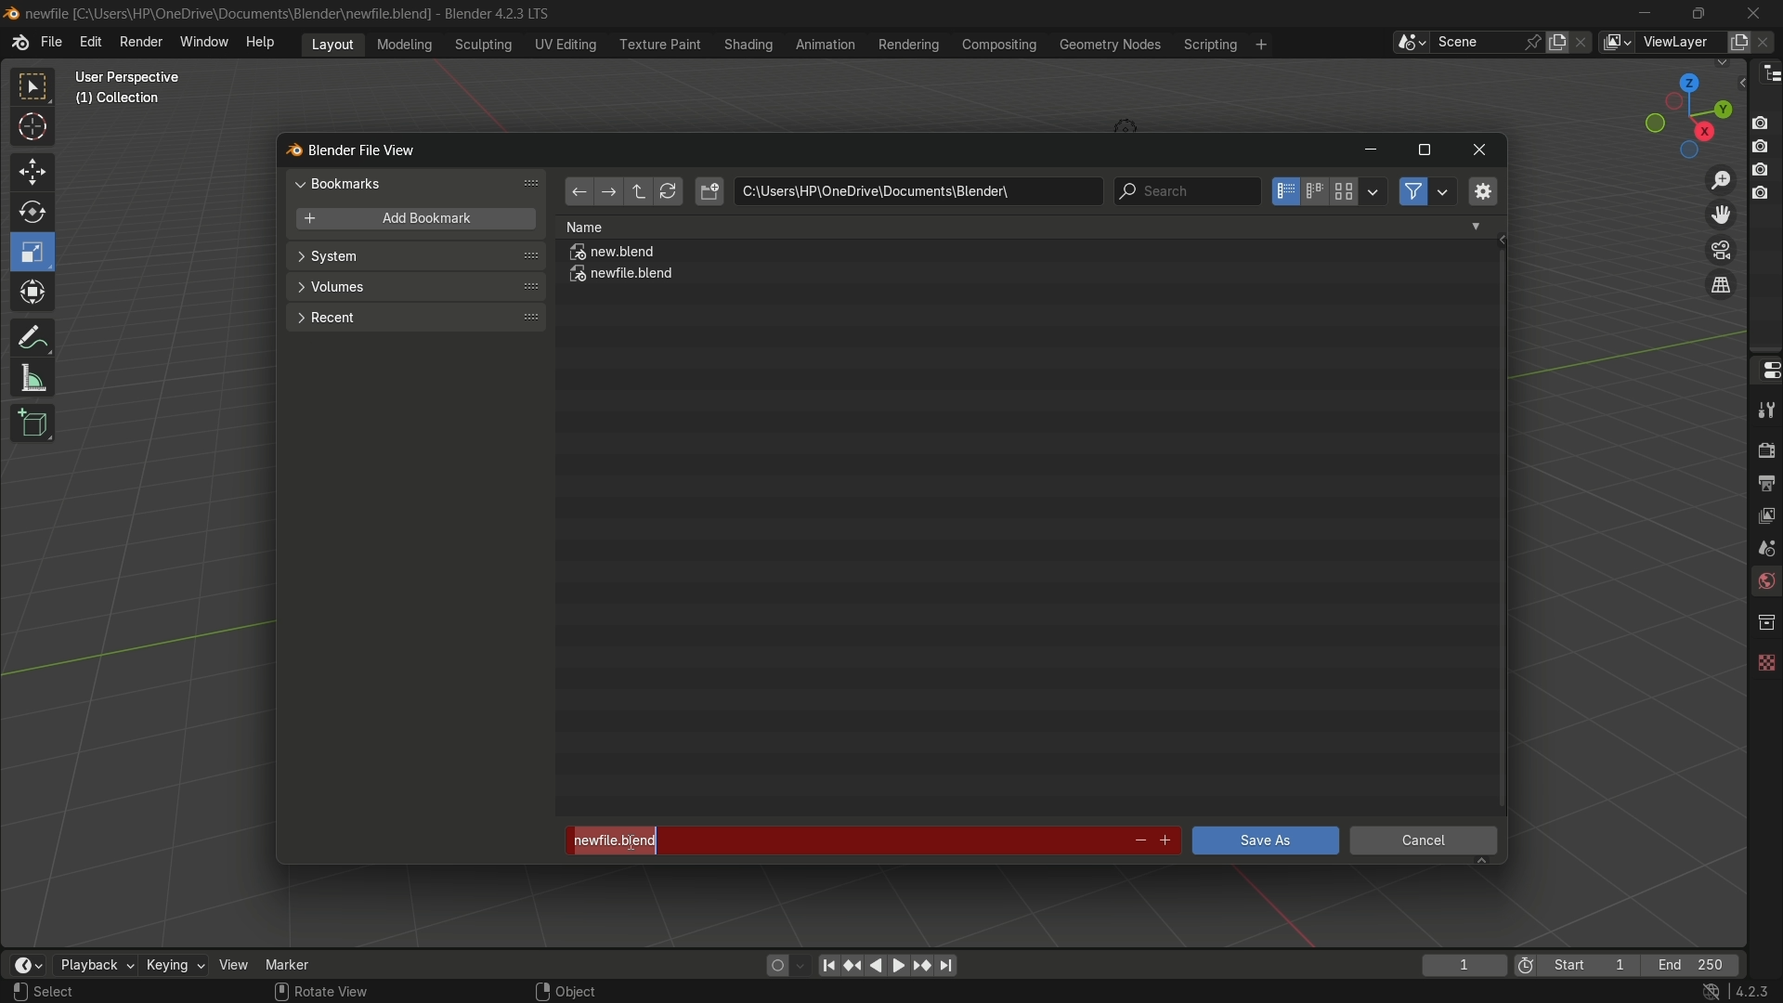  What do you see at coordinates (35, 252) in the screenshot?
I see `scale` at bounding box center [35, 252].